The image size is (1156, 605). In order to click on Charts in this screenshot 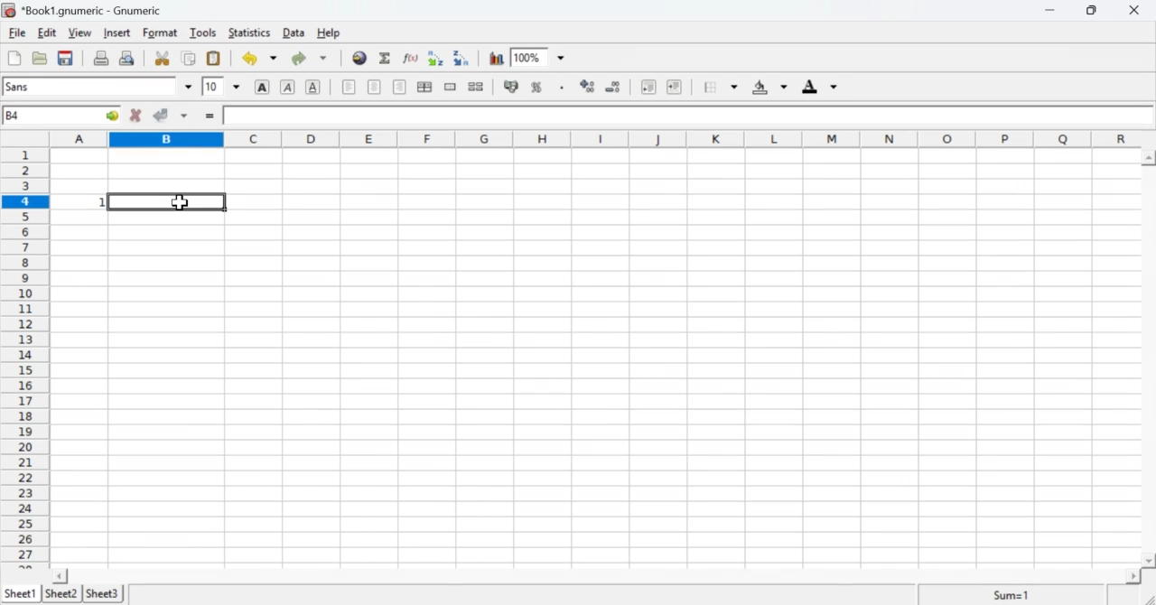, I will do `click(496, 59)`.